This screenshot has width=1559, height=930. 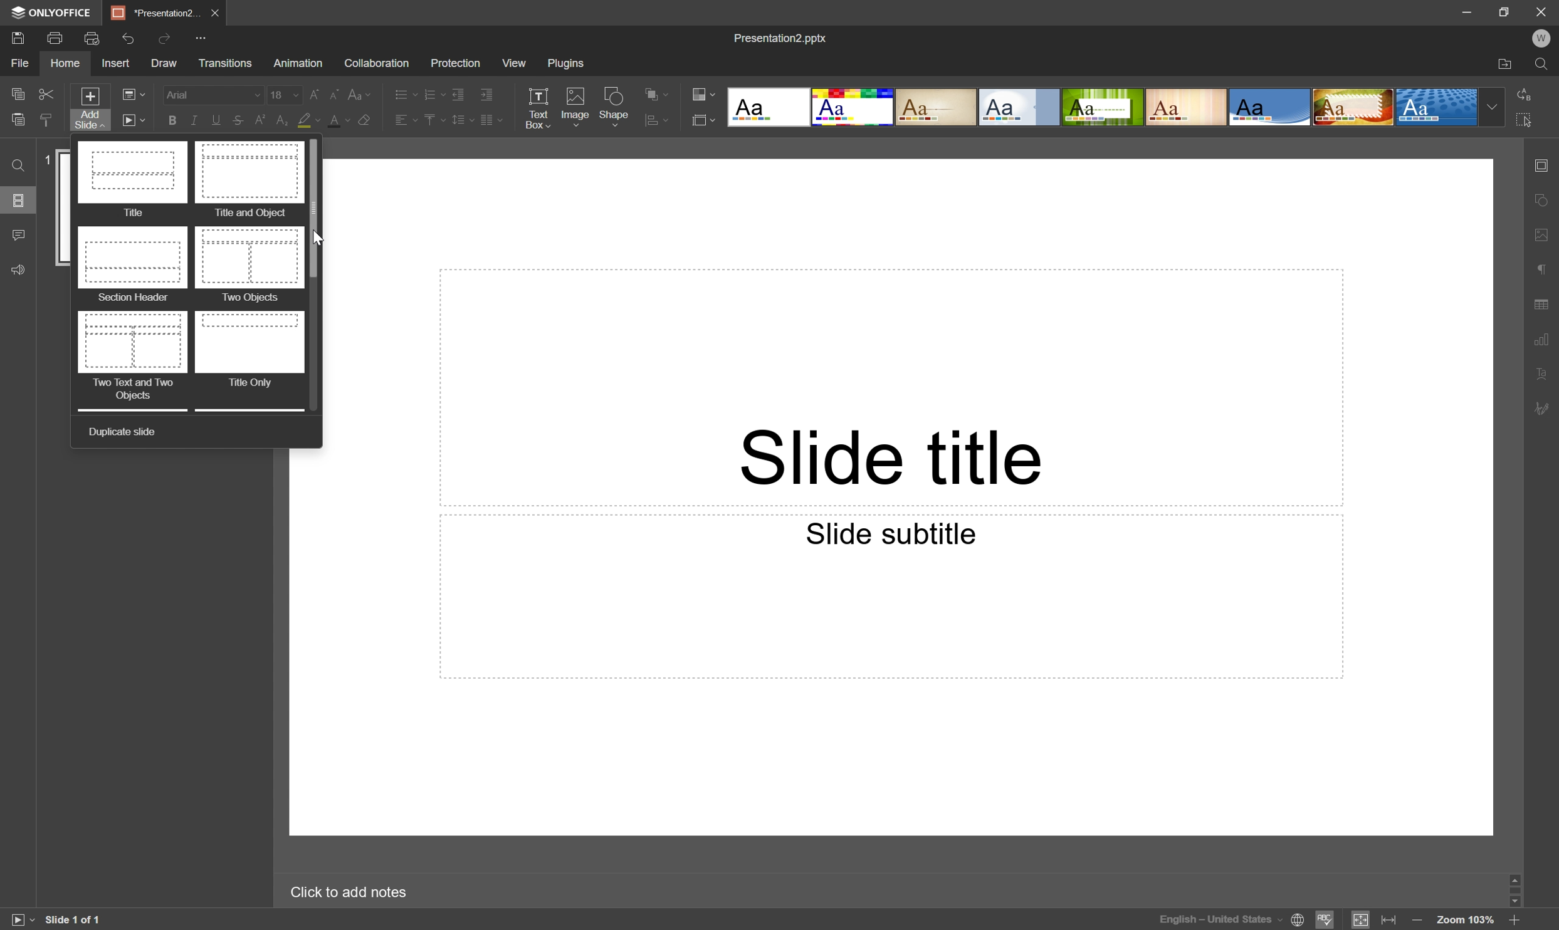 What do you see at coordinates (204, 36) in the screenshot?
I see `Customize quick access toolbar` at bounding box center [204, 36].